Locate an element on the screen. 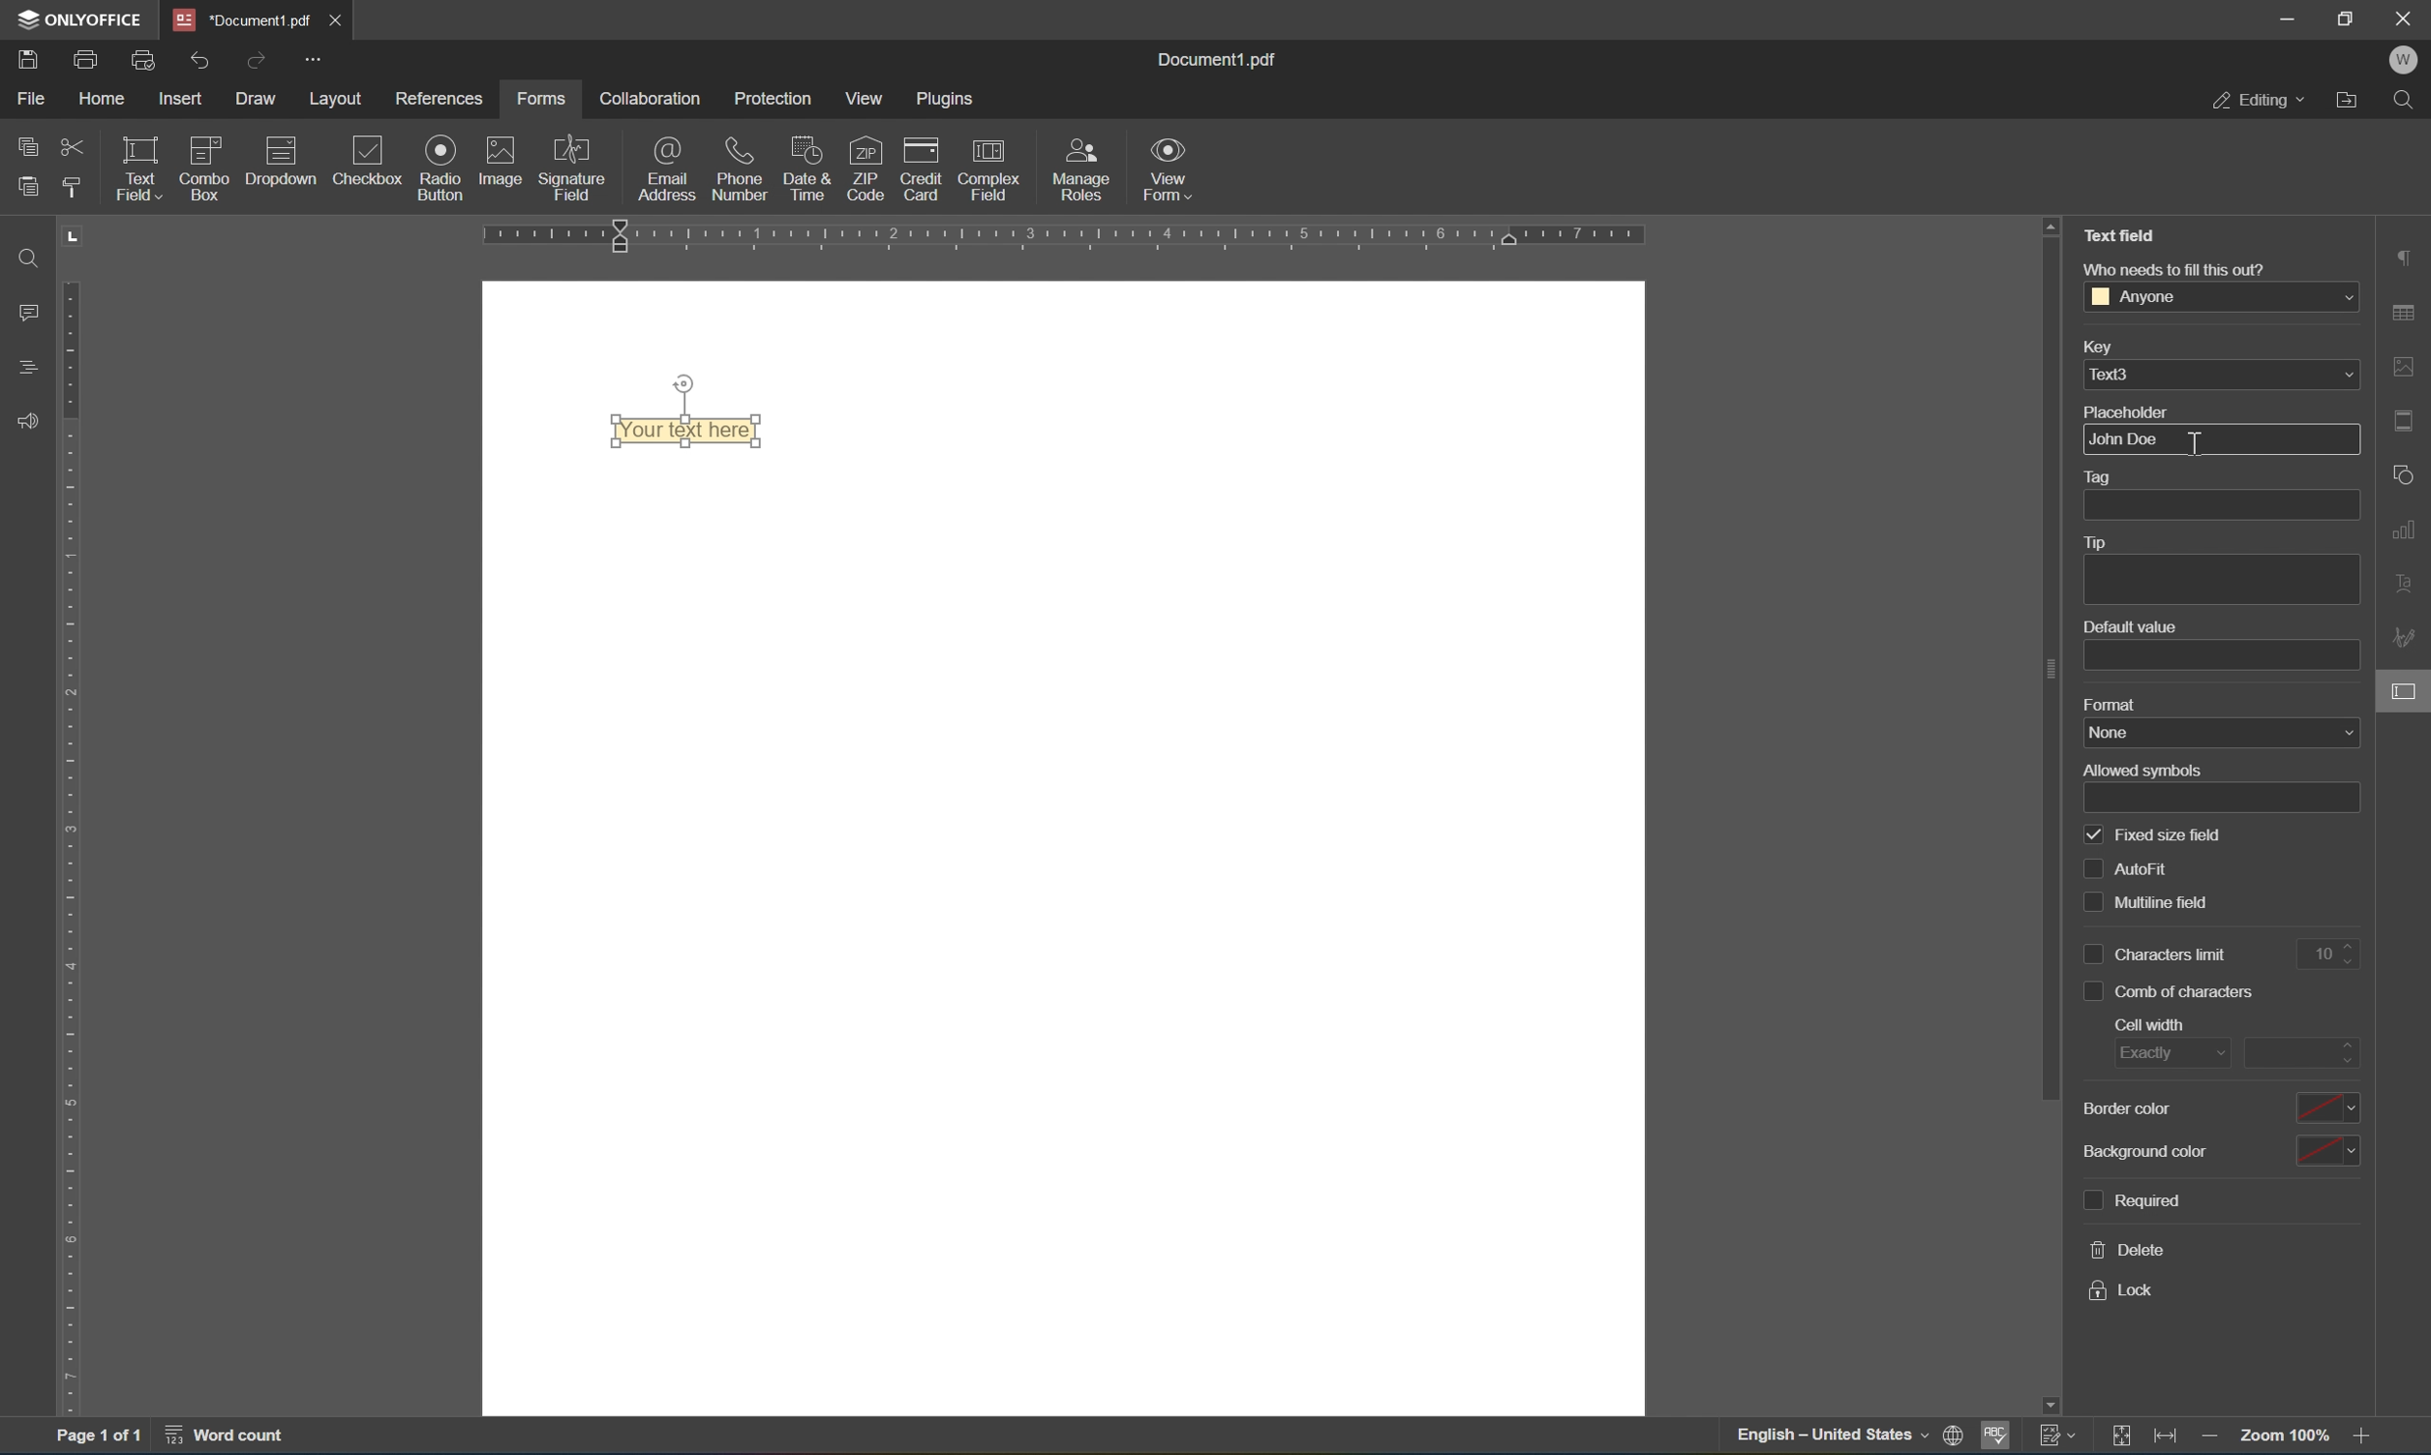 This screenshot has height=1455, width=2431. collaboration is located at coordinates (655, 98).